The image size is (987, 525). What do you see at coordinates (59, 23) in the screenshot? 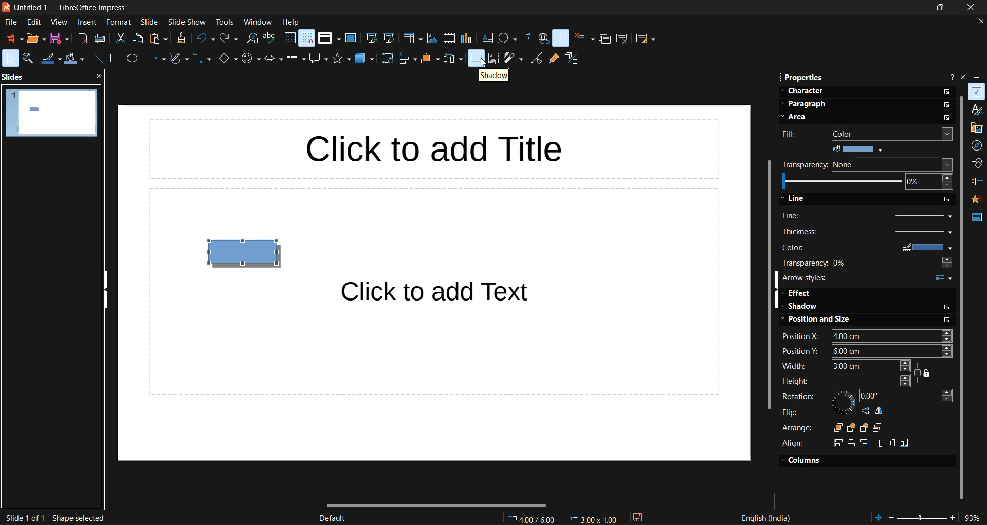
I see `view` at bounding box center [59, 23].